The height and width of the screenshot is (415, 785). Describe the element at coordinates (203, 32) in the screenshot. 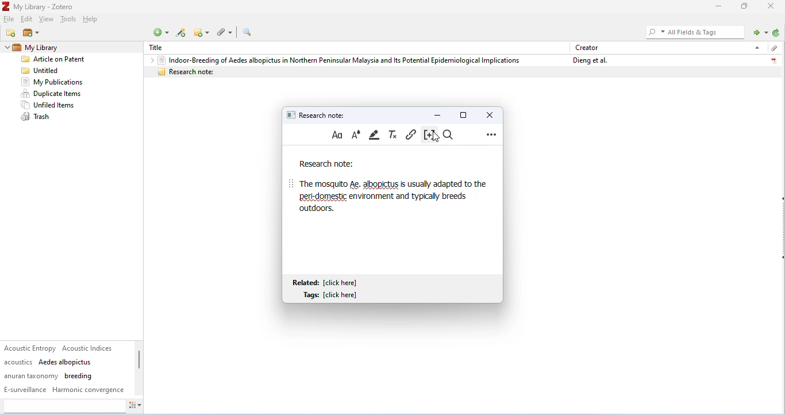

I see `new note` at that location.